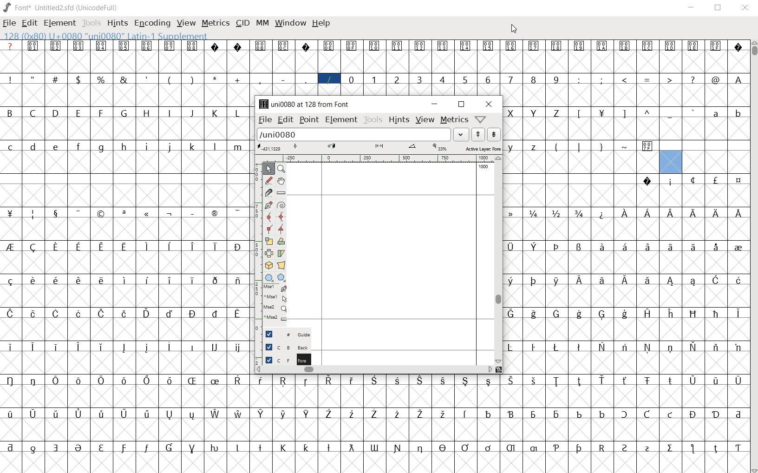  Describe the element at coordinates (283, 414) in the screenshot. I see `glyph` at that location.